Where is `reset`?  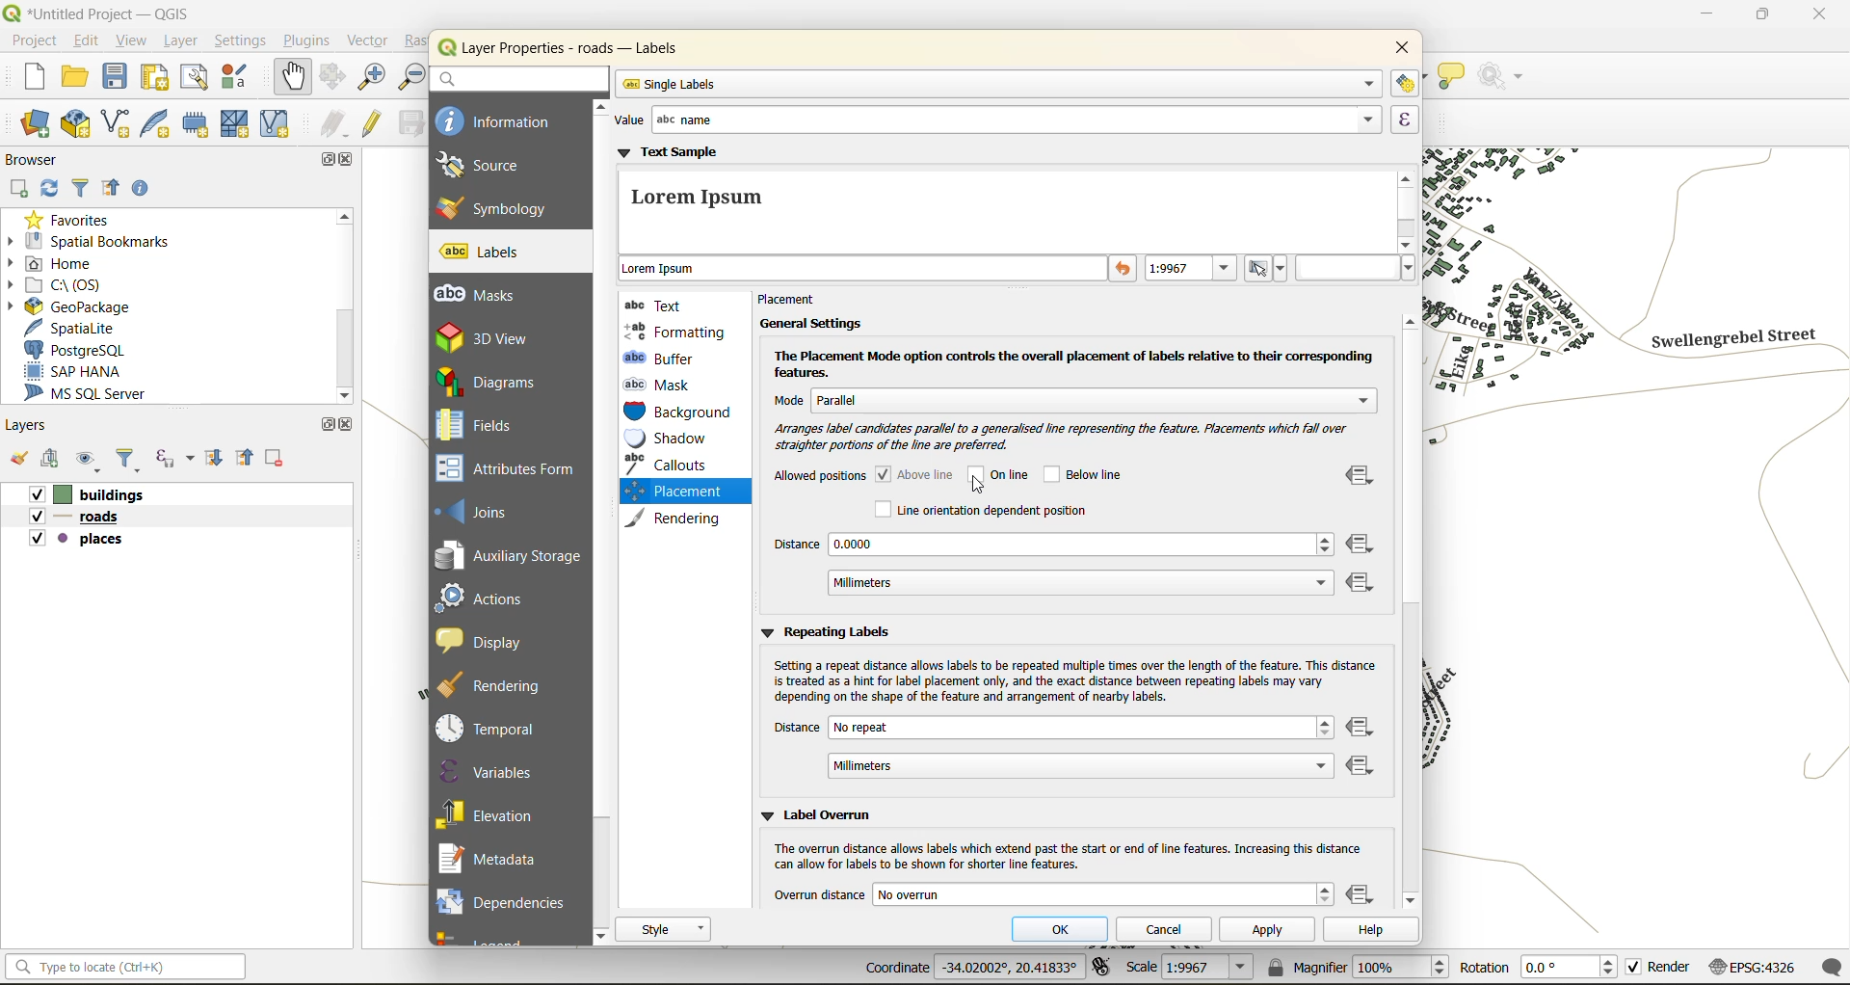 reset is located at coordinates (1124, 270).